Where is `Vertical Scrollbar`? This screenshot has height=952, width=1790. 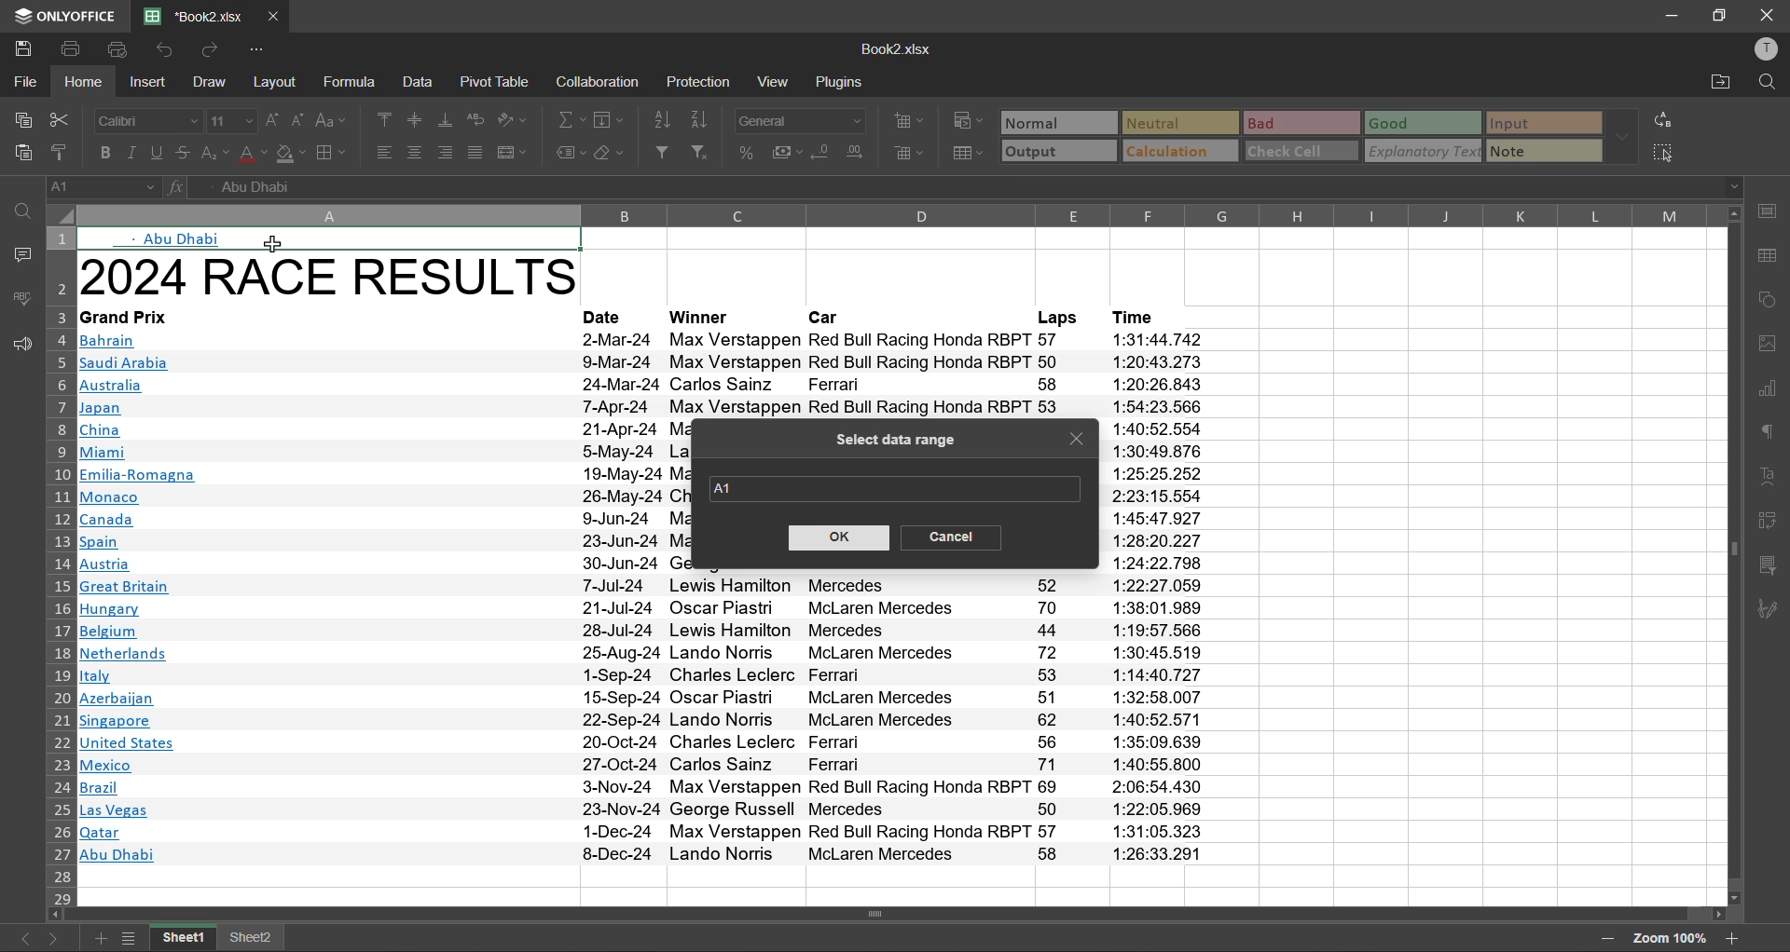
Vertical Scrollbar is located at coordinates (889, 916).